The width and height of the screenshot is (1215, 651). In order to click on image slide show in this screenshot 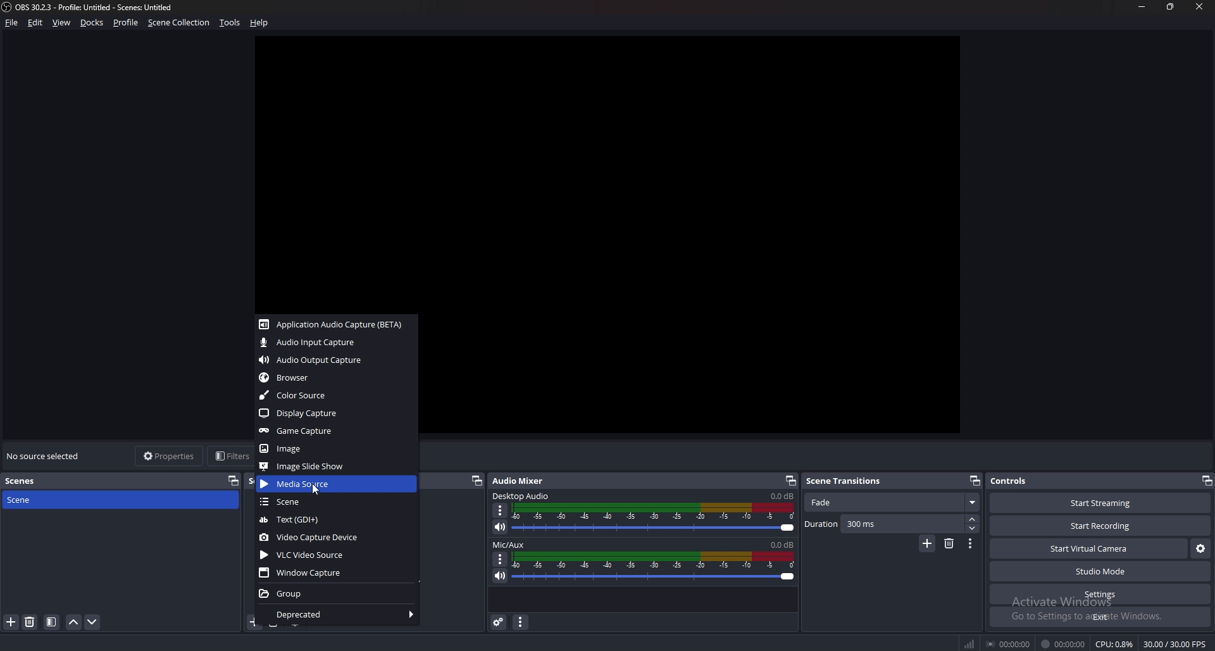, I will do `click(335, 466)`.